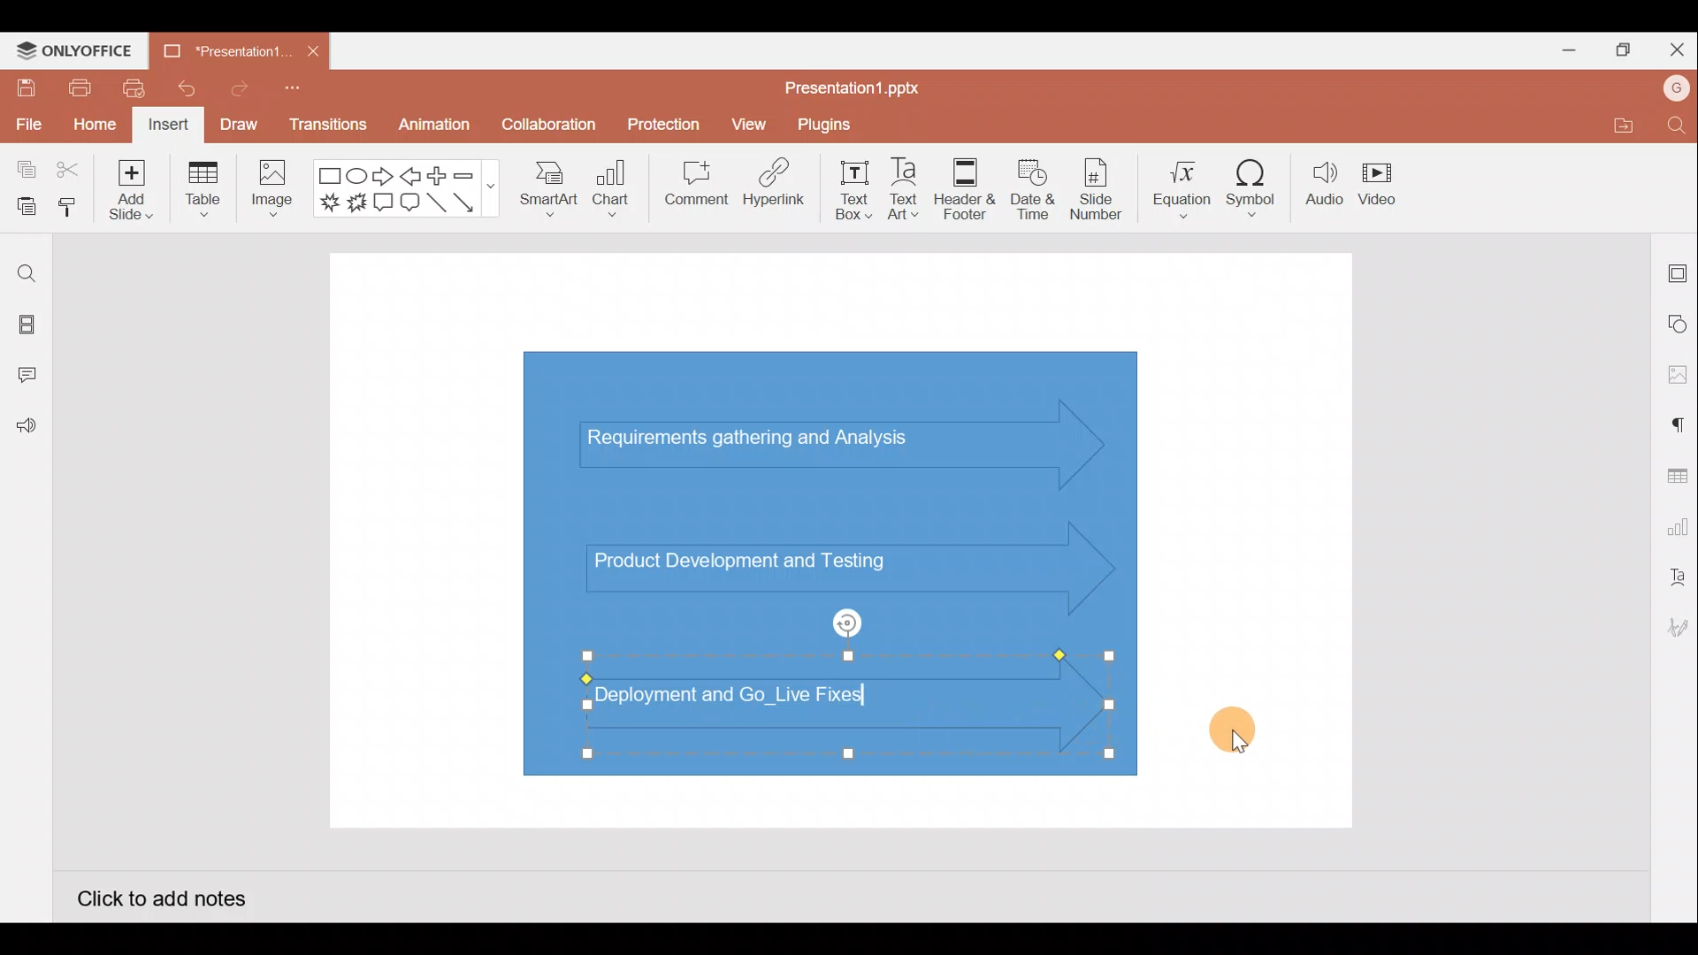 The height and width of the screenshot is (955, 1698). What do you see at coordinates (759, 559) in the screenshot?
I see `Text (Product Development and Testing) on 2nd inserted arrow` at bounding box center [759, 559].